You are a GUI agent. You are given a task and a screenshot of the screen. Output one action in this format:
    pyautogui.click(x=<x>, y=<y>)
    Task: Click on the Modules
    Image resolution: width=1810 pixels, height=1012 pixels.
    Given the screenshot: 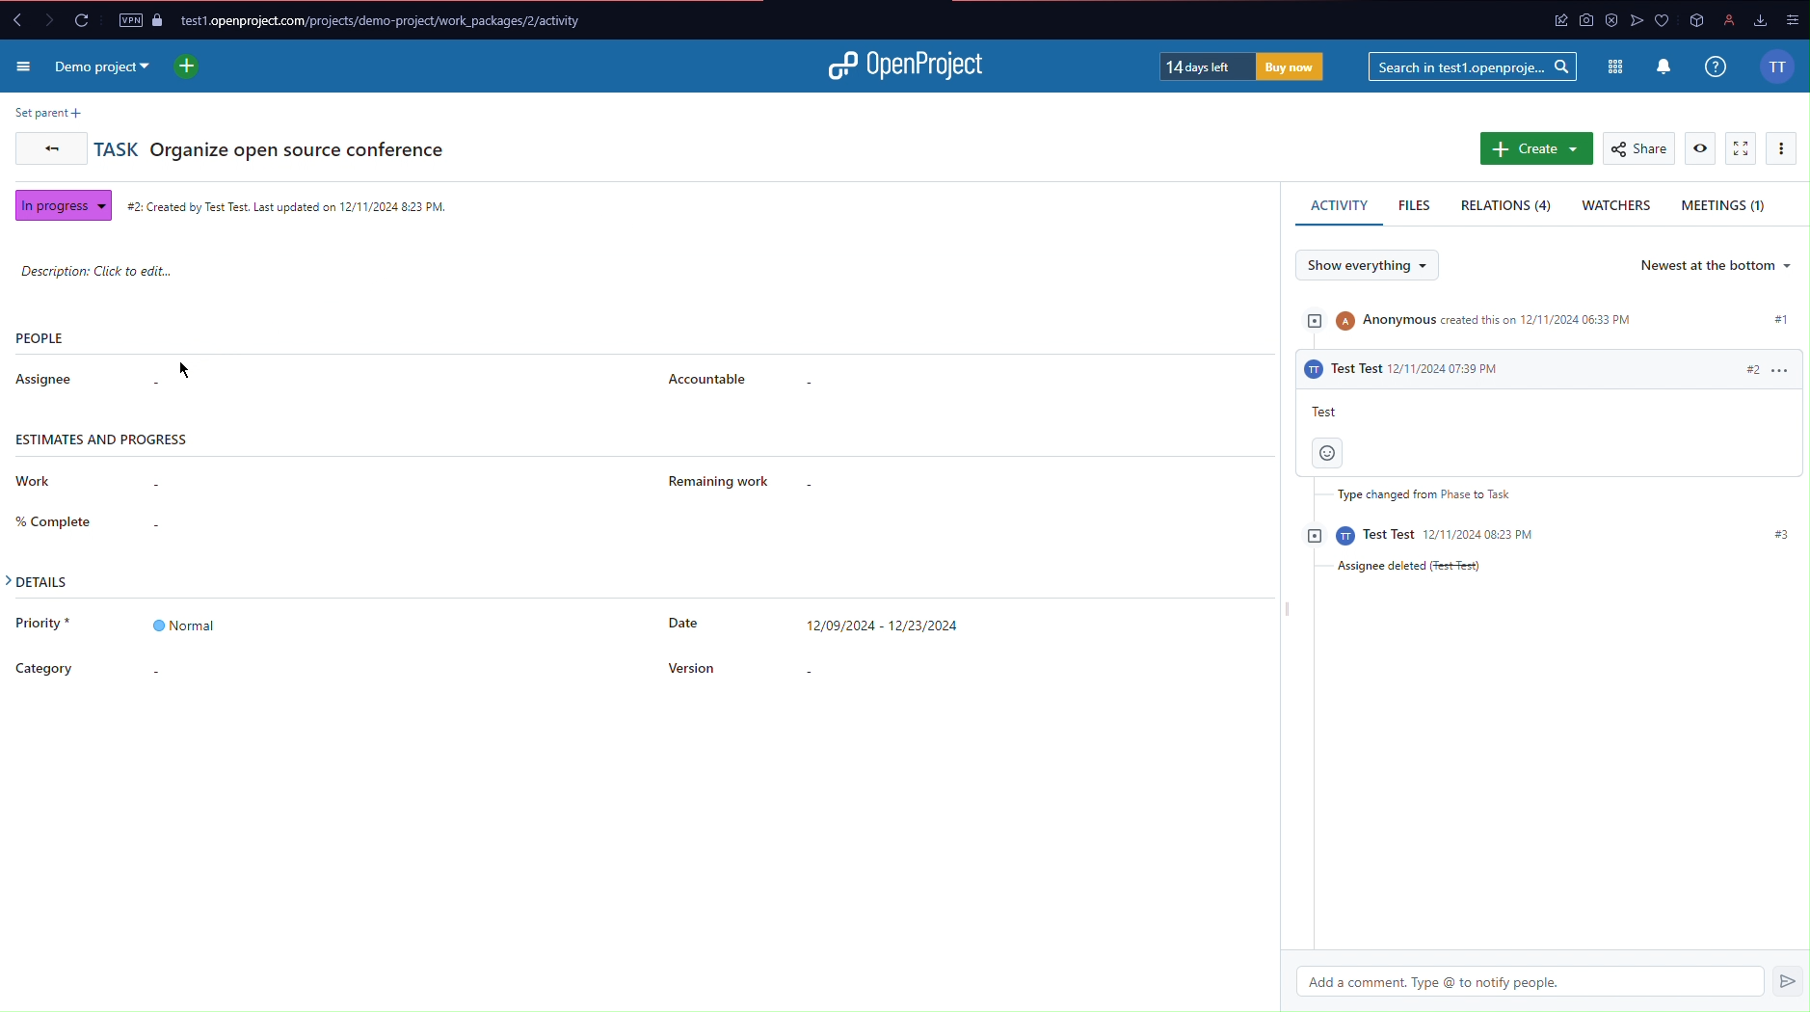 What is the action you would take?
    pyautogui.click(x=1615, y=69)
    